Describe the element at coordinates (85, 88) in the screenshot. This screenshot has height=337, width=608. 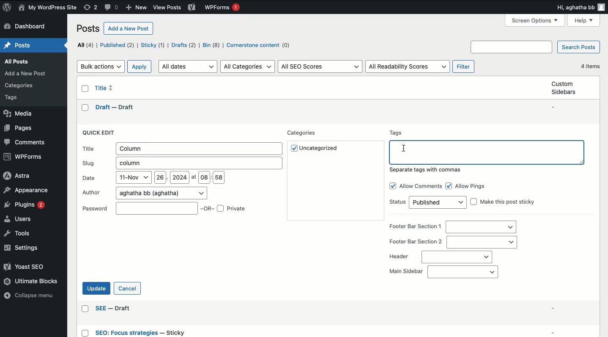
I see `Checkbox` at that location.